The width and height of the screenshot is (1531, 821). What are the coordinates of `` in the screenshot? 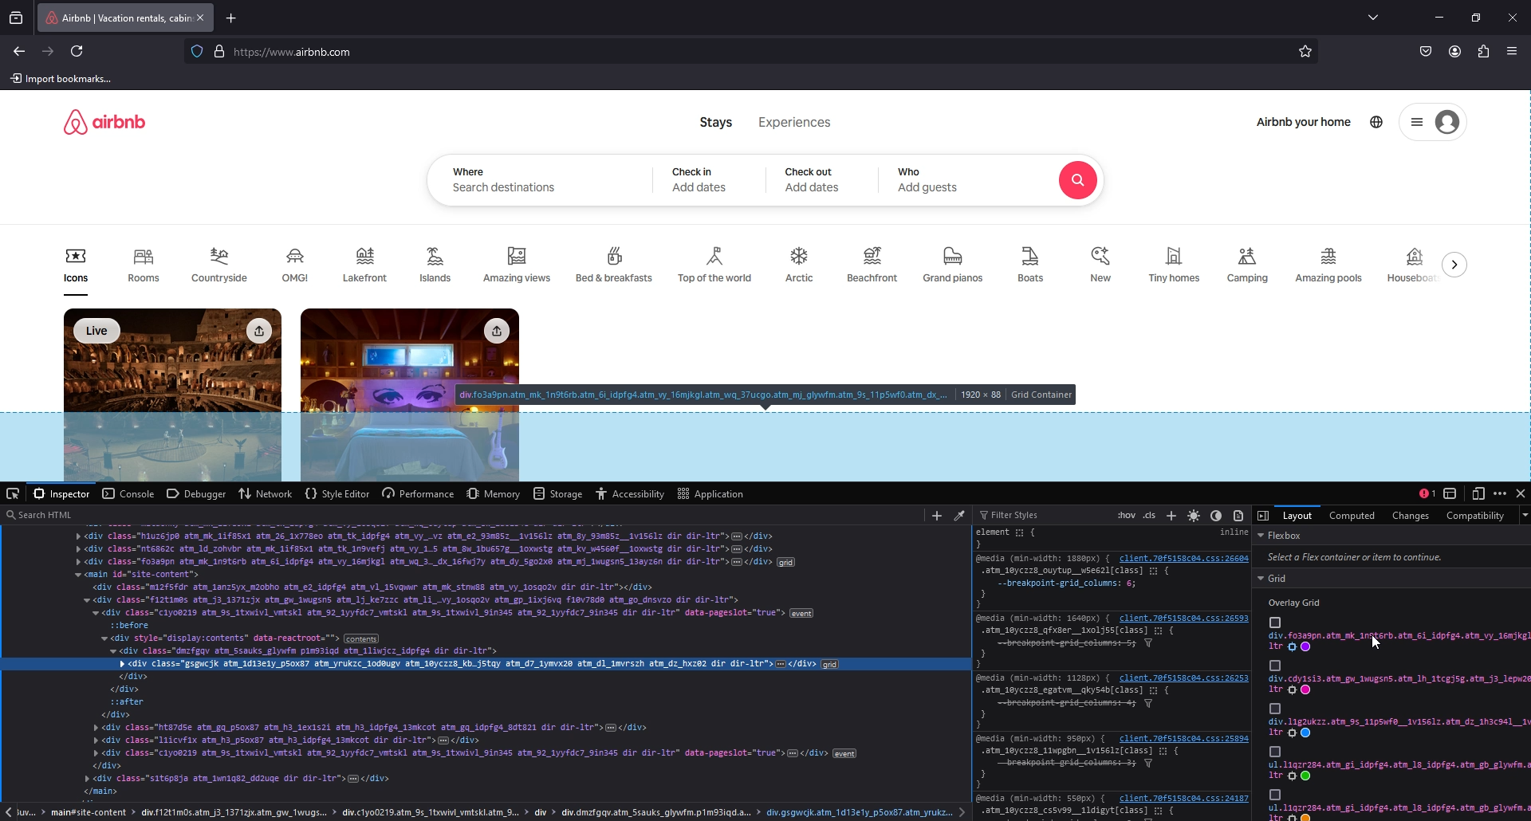 It's located at (1274, 795).